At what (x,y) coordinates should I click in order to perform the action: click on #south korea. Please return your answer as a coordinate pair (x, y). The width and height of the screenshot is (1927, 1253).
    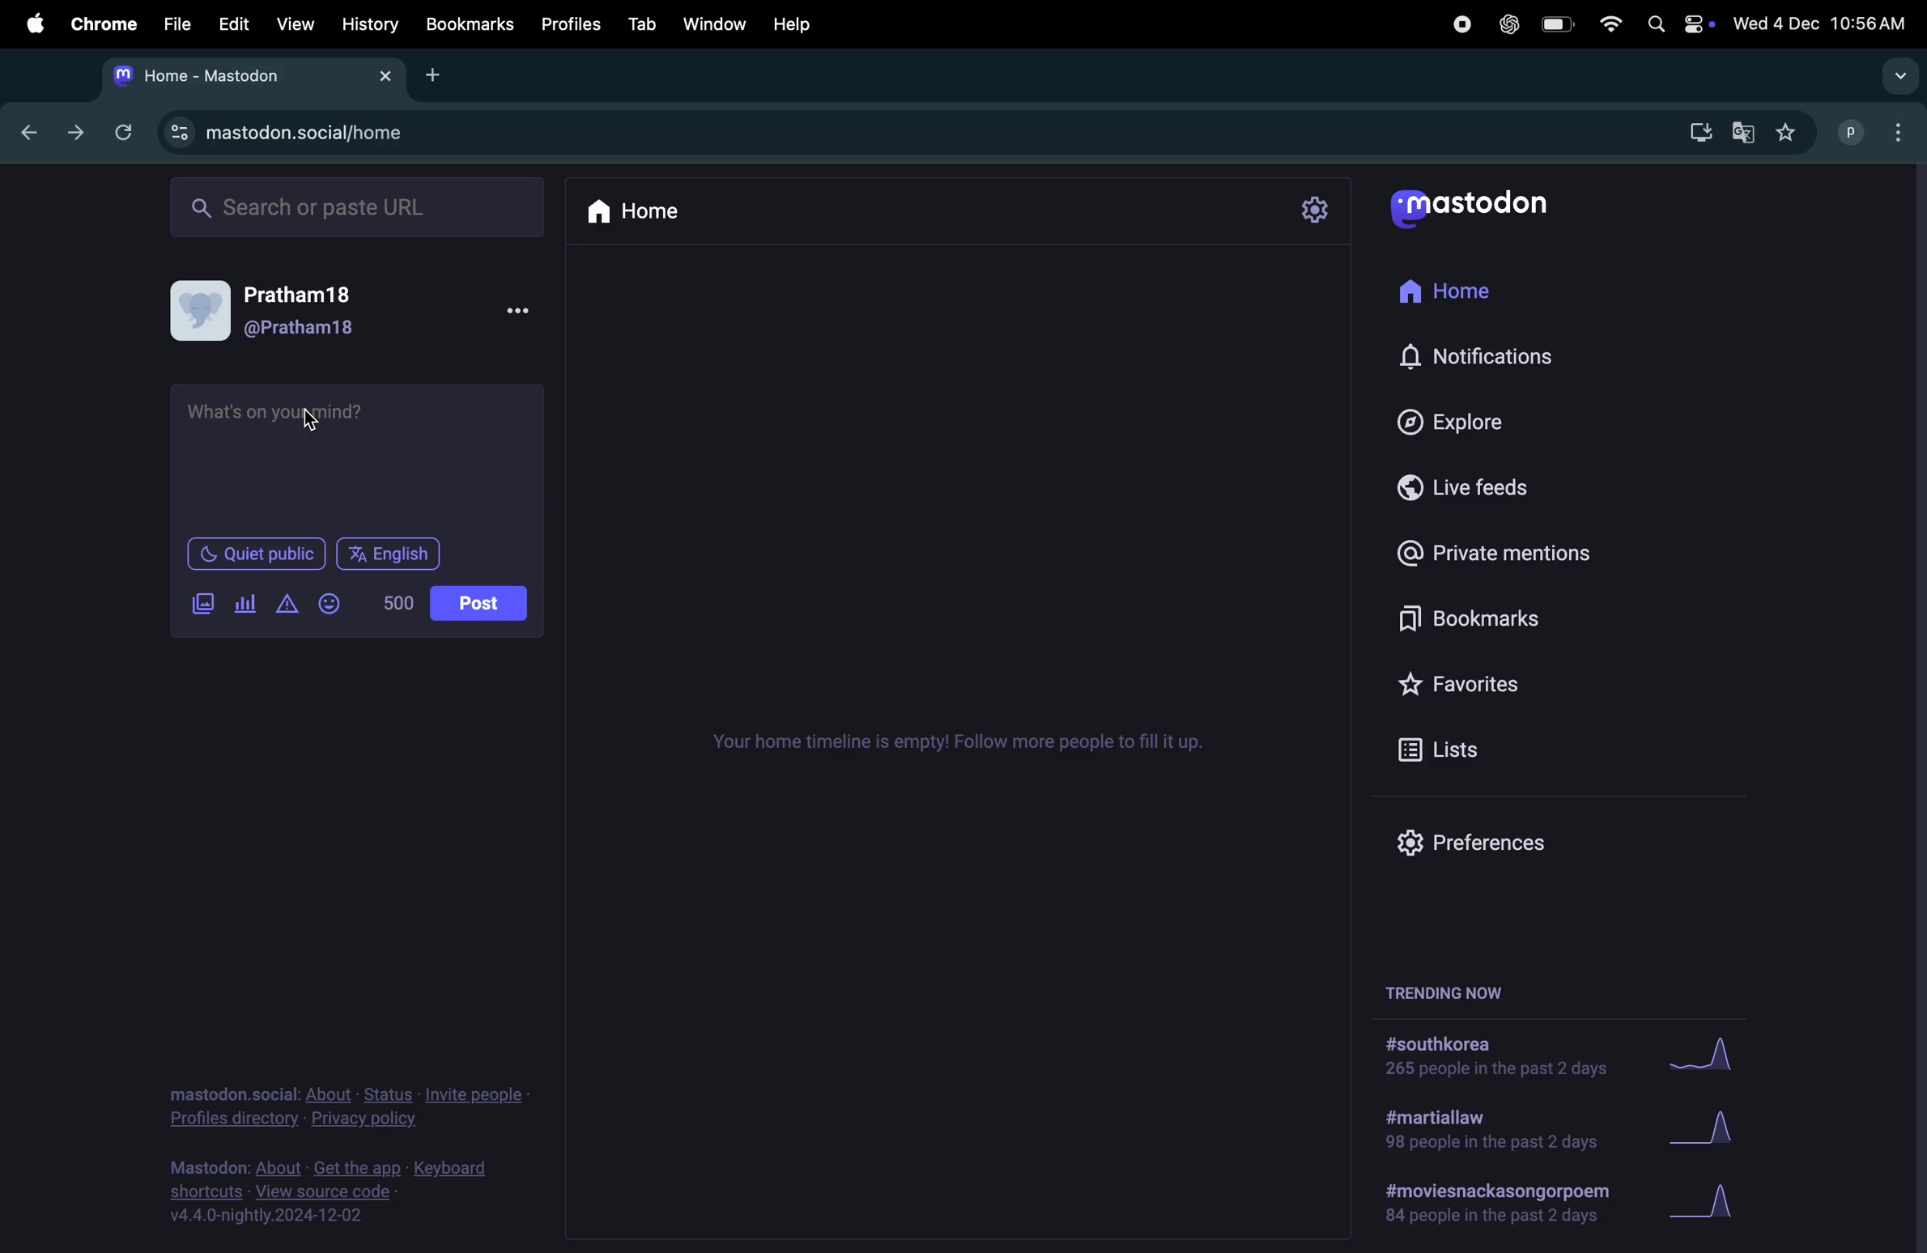
    Looking at the image, I should click on (1494, 1056).